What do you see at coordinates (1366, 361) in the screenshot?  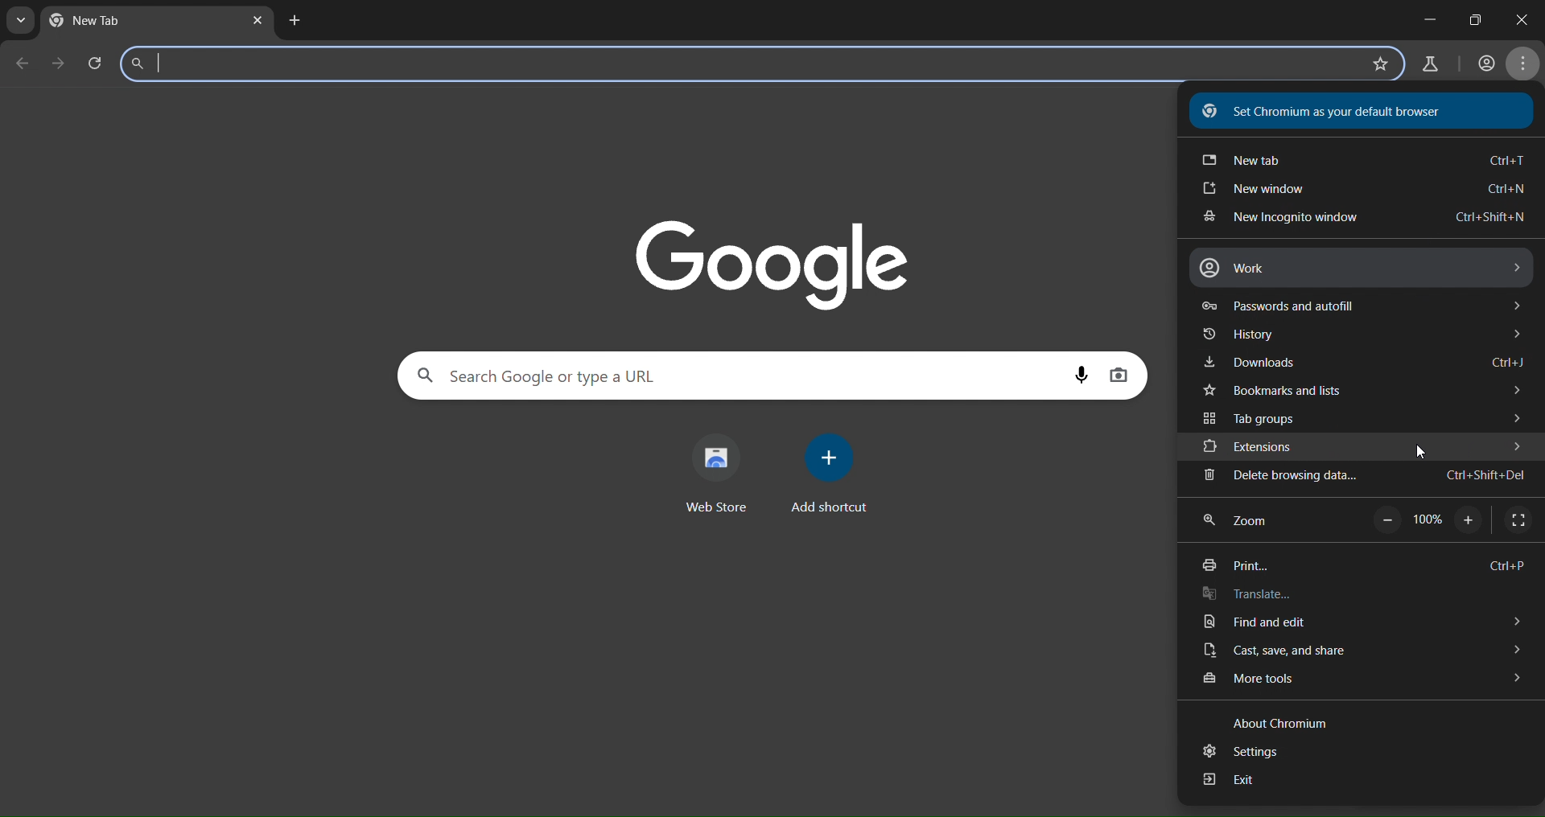 I see `downloads` at bounding box center [1366, 361].